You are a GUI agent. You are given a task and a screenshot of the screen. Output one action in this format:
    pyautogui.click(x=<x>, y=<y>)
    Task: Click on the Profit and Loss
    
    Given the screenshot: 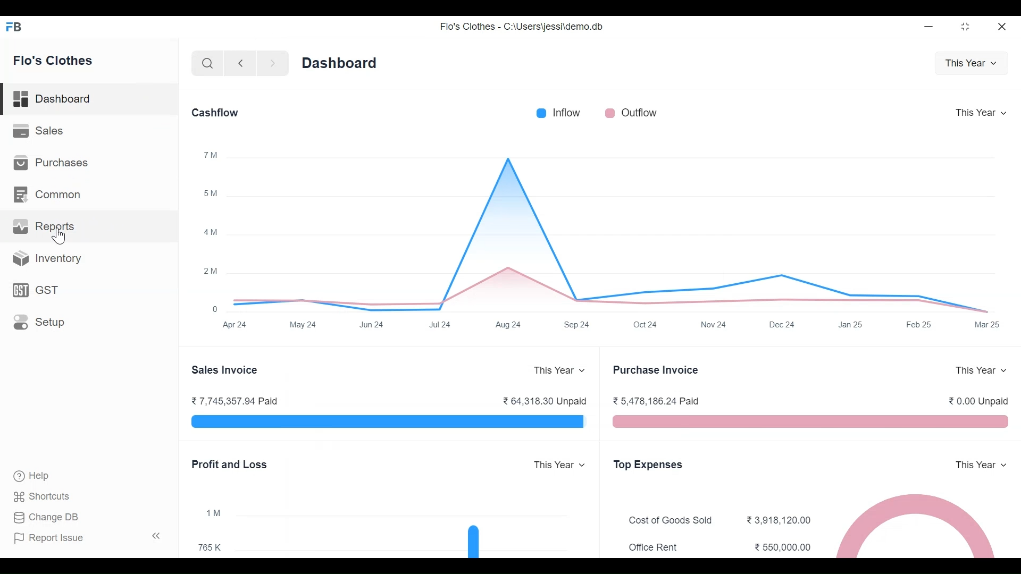 What is the action you would take?
    pyautogui.click(x=232, y=466)
    